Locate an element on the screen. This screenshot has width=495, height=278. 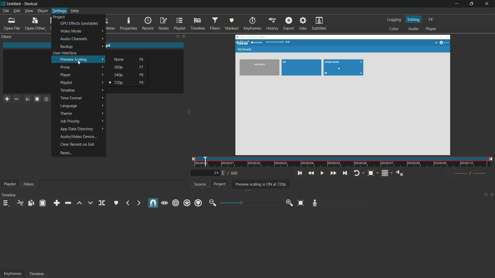
file menu is located at coordinates (5, 11).